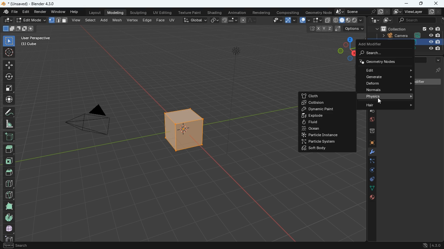  I want to click on world, so click(370, 120).